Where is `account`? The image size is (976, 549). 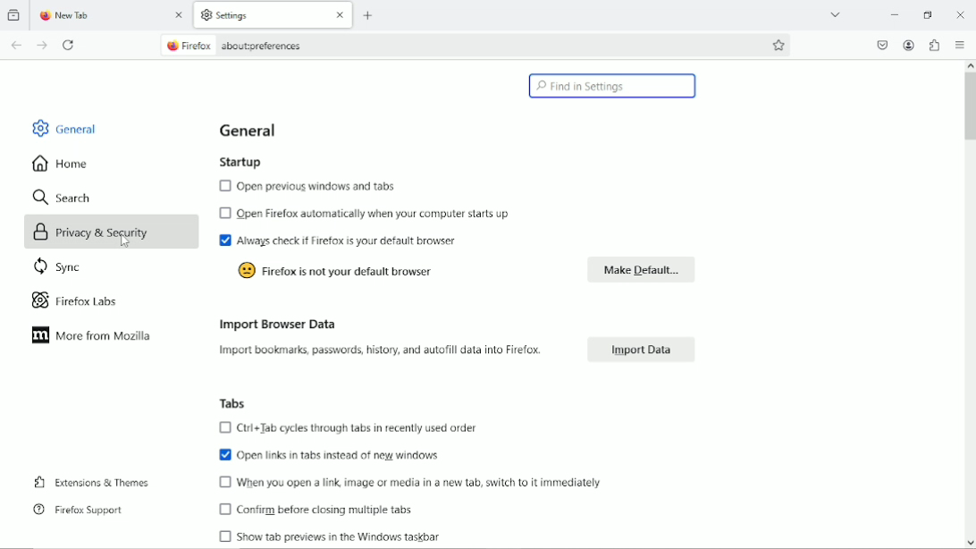 account is located at coordinates (909, 46).